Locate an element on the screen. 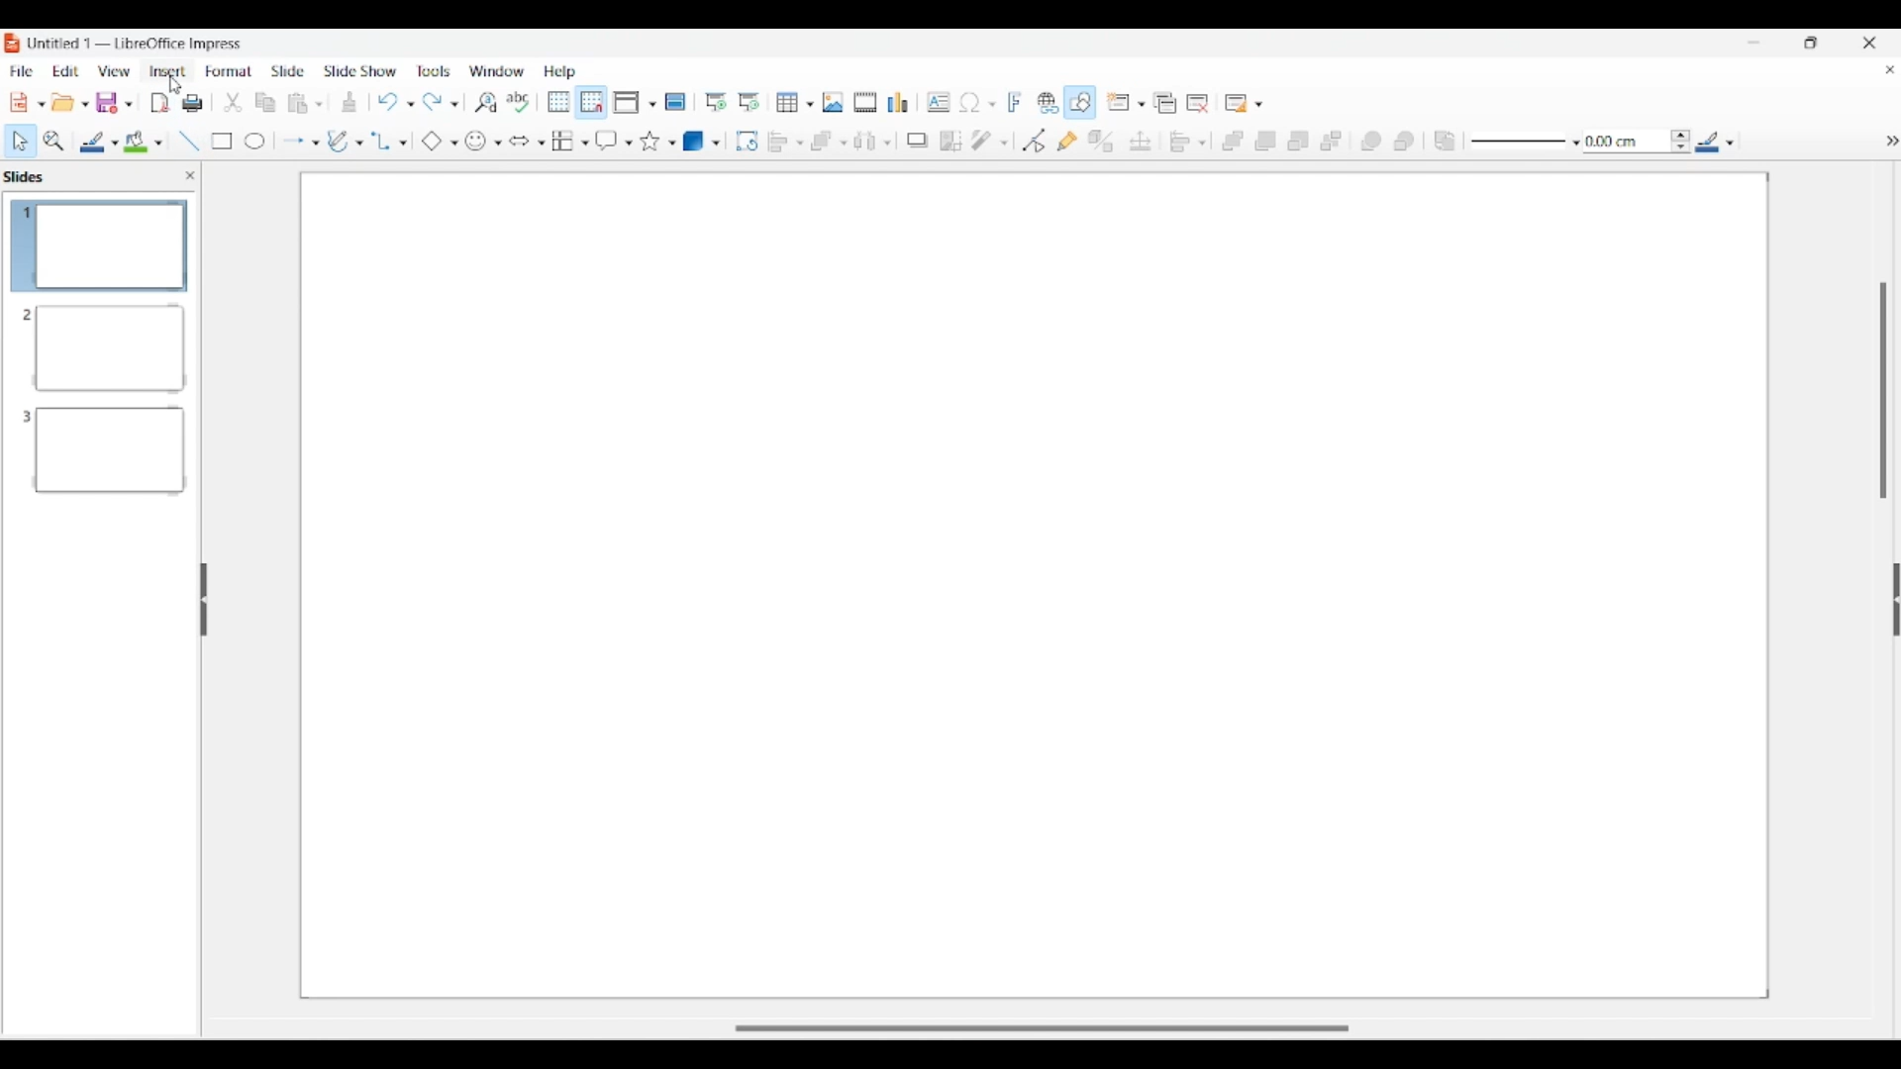 The width and height of the screenshot is (1901, 1069). Curves and polygon options is located at coordinates (345, 142).